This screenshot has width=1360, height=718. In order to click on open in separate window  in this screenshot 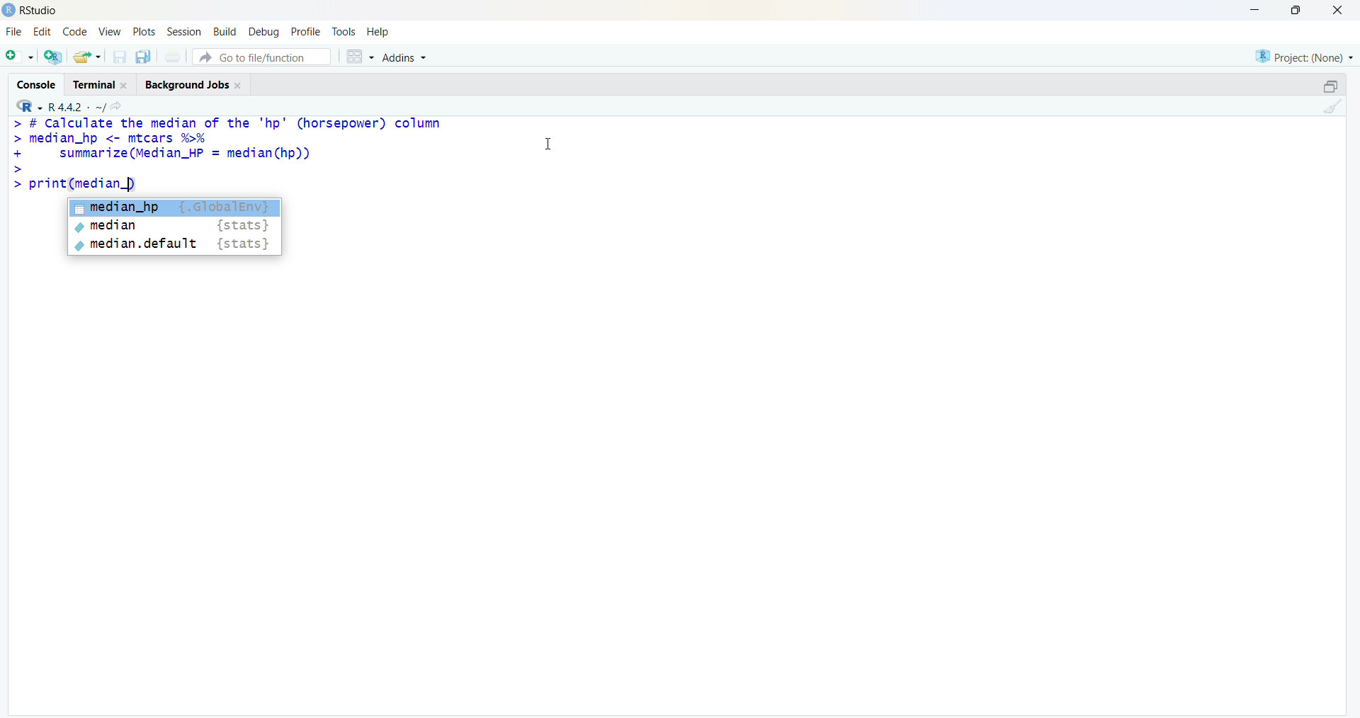, I will do `click(1332, 86)`.